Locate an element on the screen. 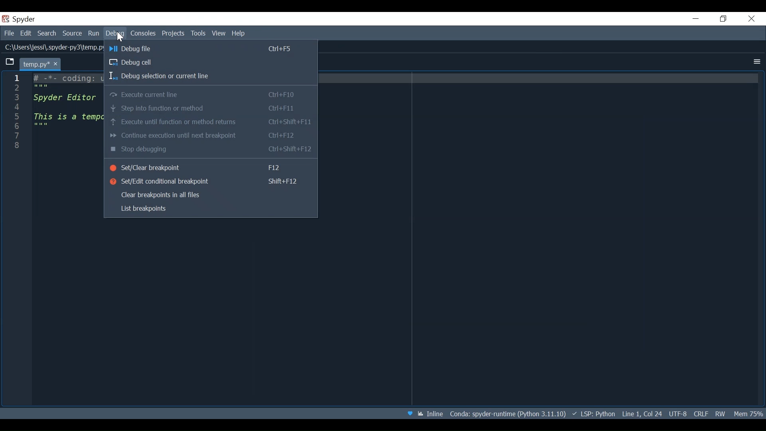 This screenshot has height=431, width=766. File EQL Status is located at coordinates (702, 413).